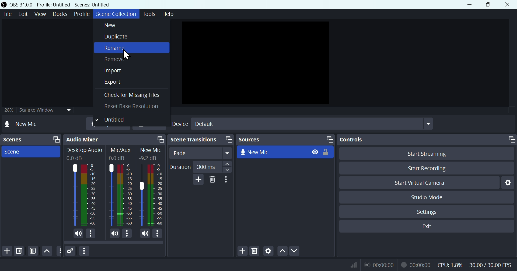 This screenshot has height=271, width=517. What do you see at coordinates (31, 152) in the screenshot?
I see `Scene` at bounding box center [31, 152].